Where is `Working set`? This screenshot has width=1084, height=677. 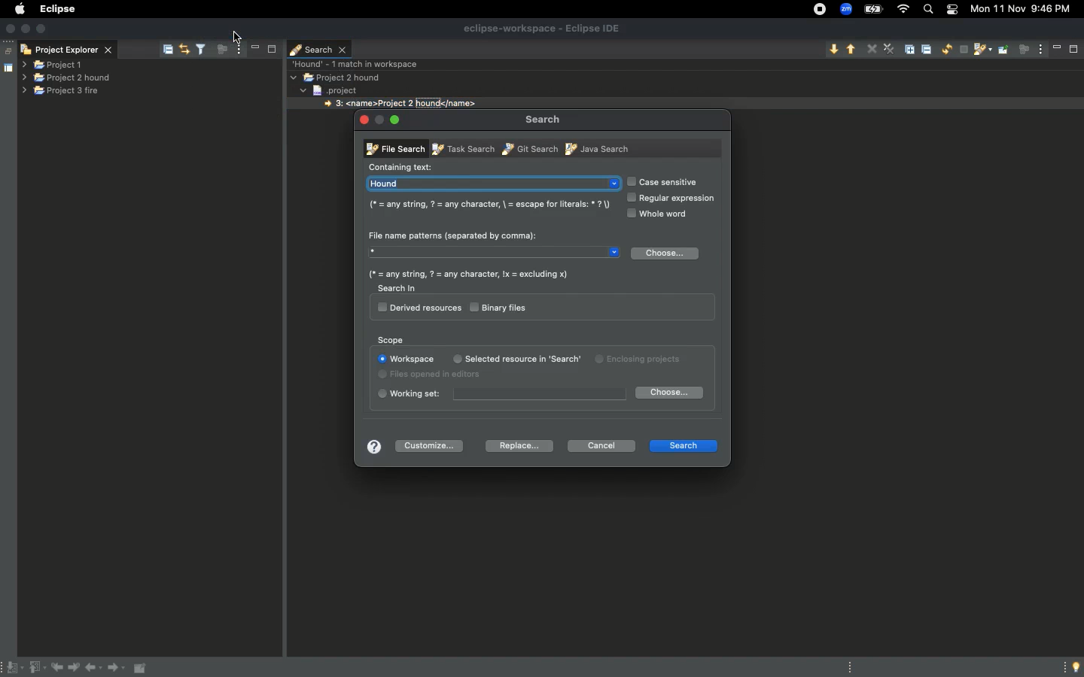
Working set is located at coordinates (500, 394).